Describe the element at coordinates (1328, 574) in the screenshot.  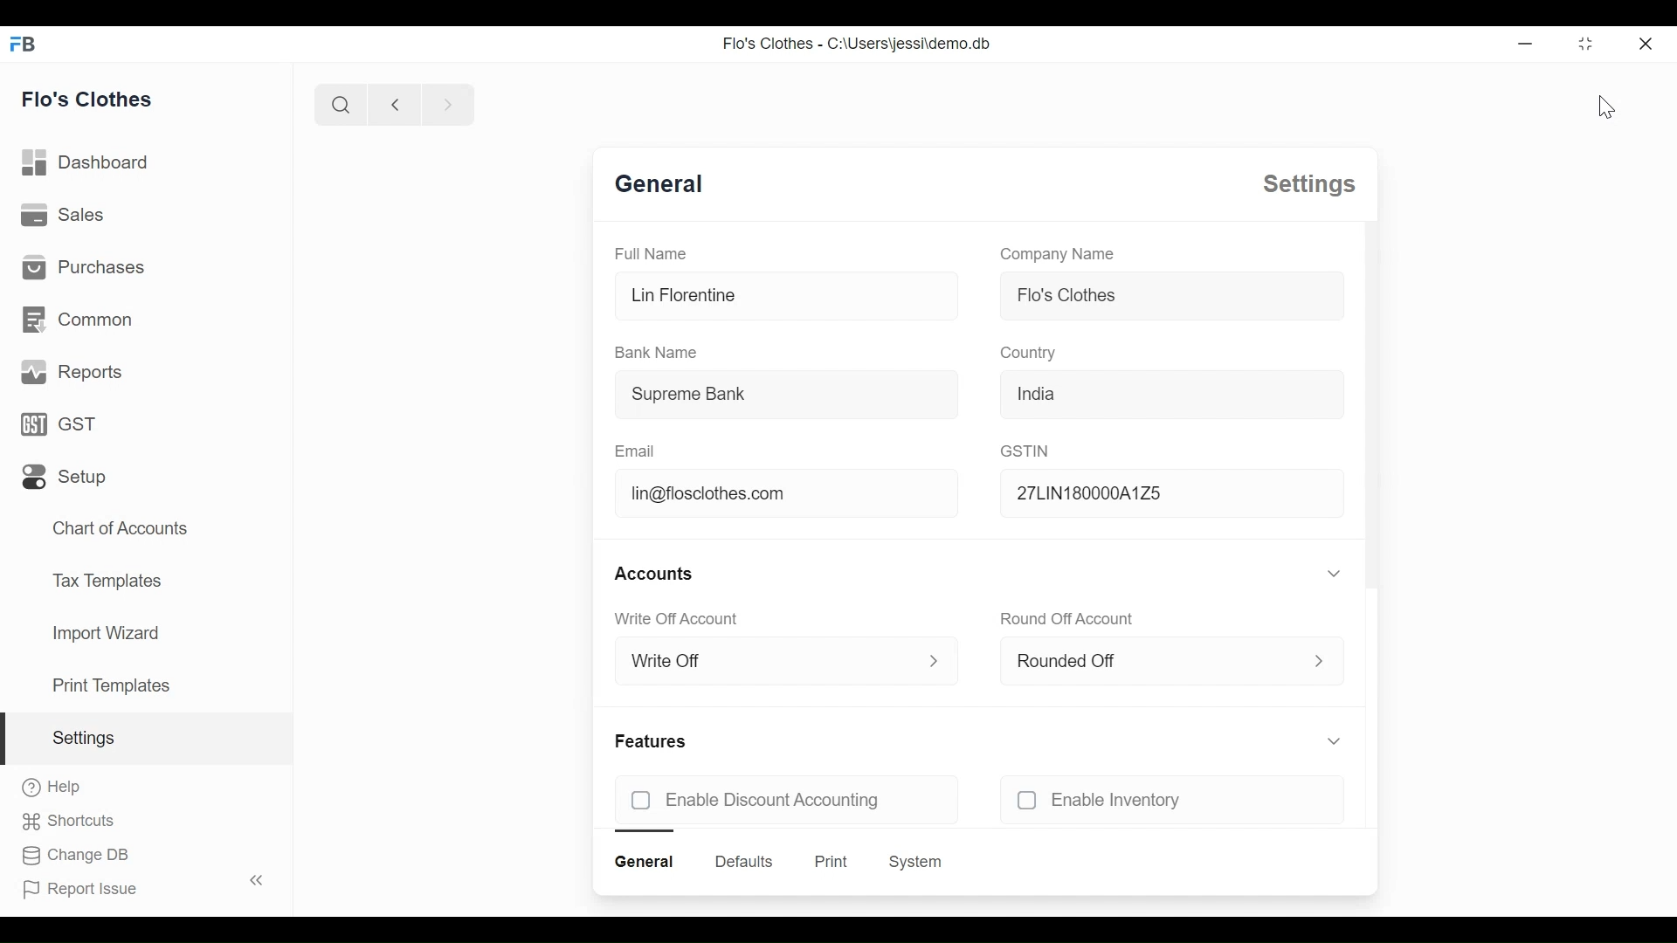
I see `Expand` at that location.